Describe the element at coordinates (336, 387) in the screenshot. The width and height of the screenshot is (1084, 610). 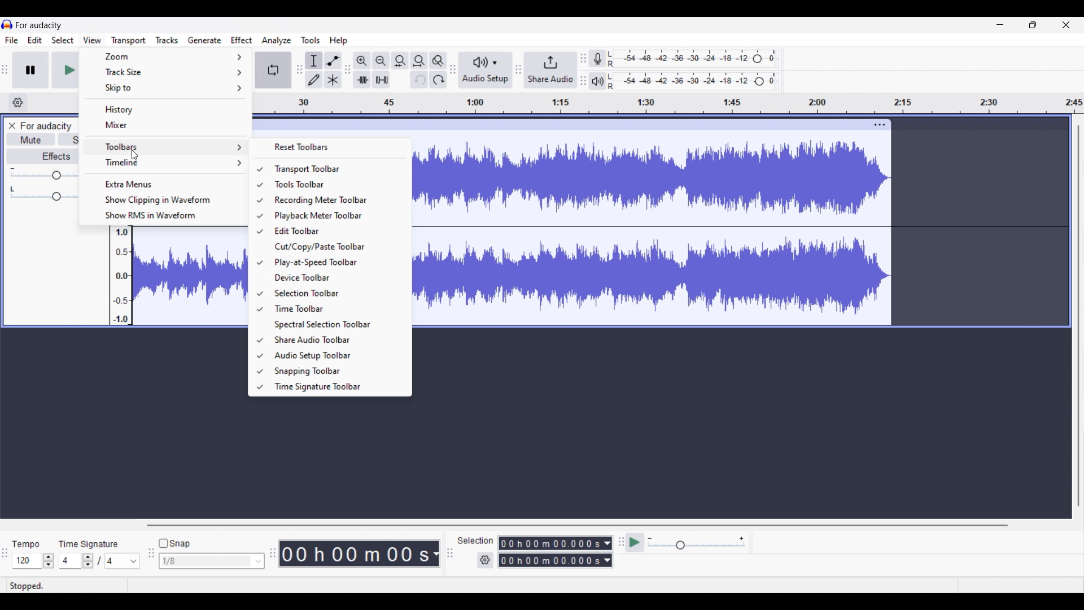
I see `Time signature toolbar` at that location.